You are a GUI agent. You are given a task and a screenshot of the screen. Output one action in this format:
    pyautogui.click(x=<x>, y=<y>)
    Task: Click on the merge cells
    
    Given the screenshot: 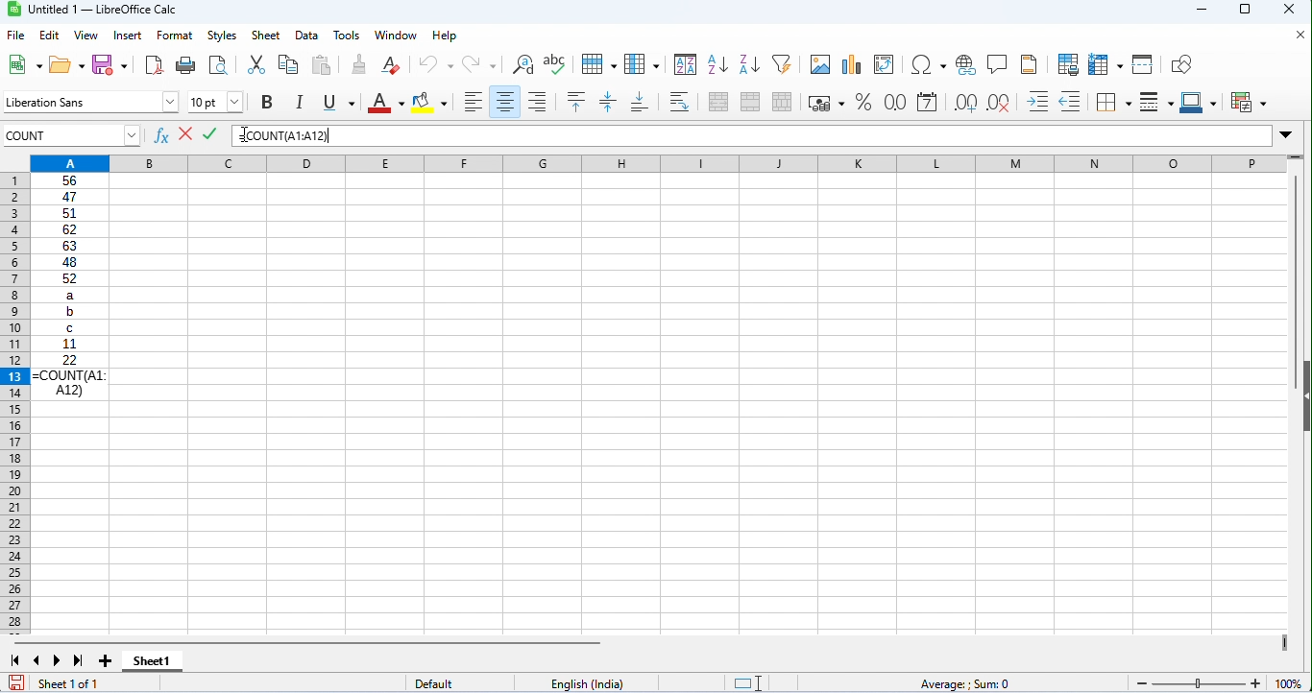 What is the action you would take?
    pyautogui.click(x=749, y=100)
    